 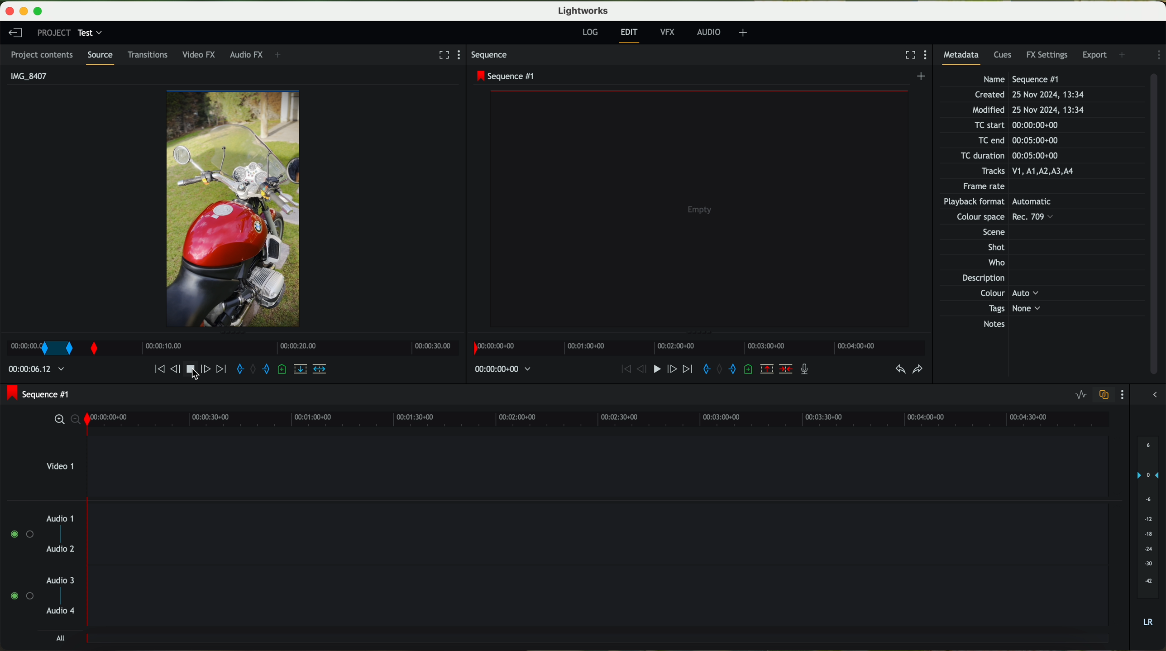 What do you see at coordinates (504, 369) in the screenshot?
I see `time` at bounding box center [504, 369].